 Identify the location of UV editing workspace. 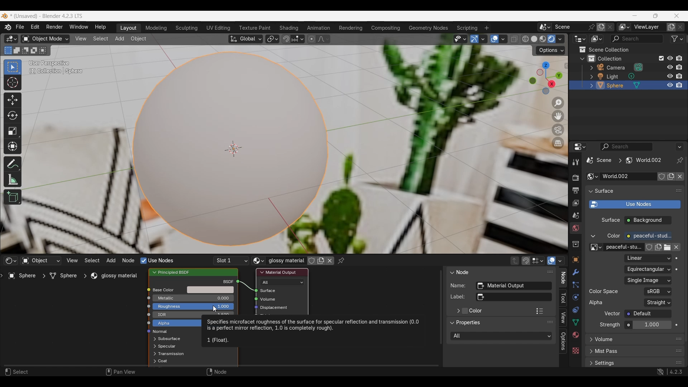
(218, 28).